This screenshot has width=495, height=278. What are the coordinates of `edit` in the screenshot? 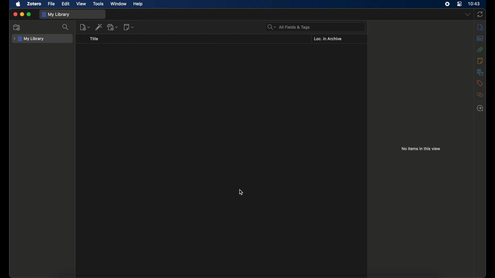 It's located at (66, 4).